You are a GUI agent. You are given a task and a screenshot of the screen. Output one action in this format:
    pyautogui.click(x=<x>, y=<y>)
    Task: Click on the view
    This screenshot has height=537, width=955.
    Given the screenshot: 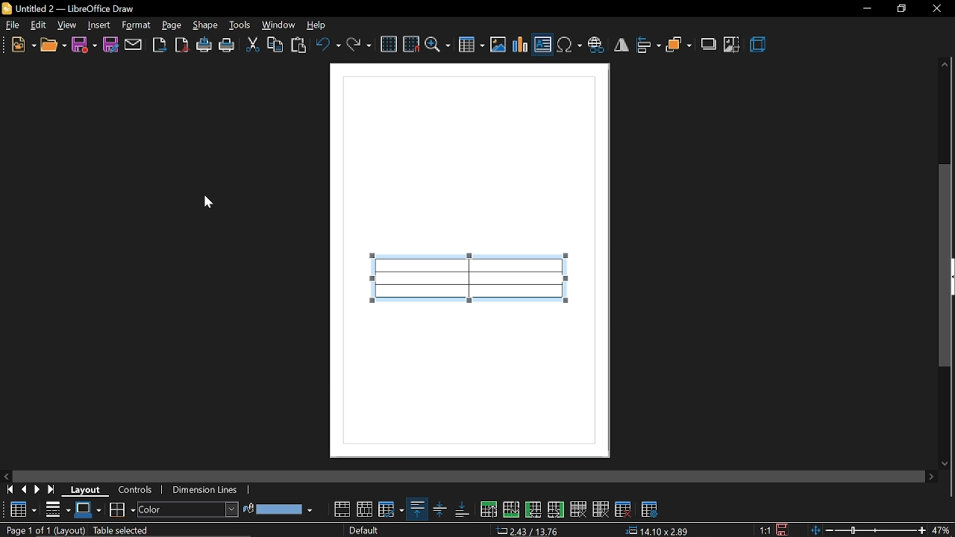 What is the action you would take?
    pyautogui.click(x=66, y=25)
    